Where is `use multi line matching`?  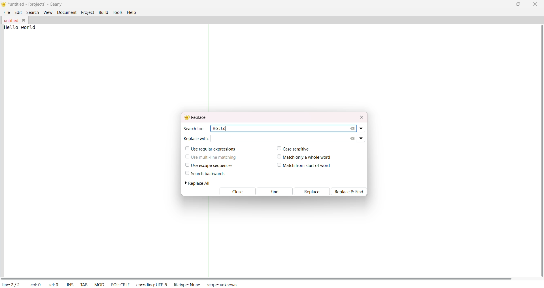
use multi line matching is located at coordinates (211, 156).